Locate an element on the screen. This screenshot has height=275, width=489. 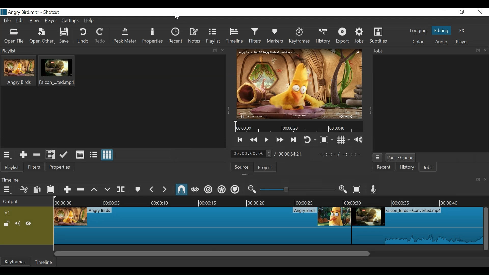
Project Nmae is located at coordinates (20, 12).